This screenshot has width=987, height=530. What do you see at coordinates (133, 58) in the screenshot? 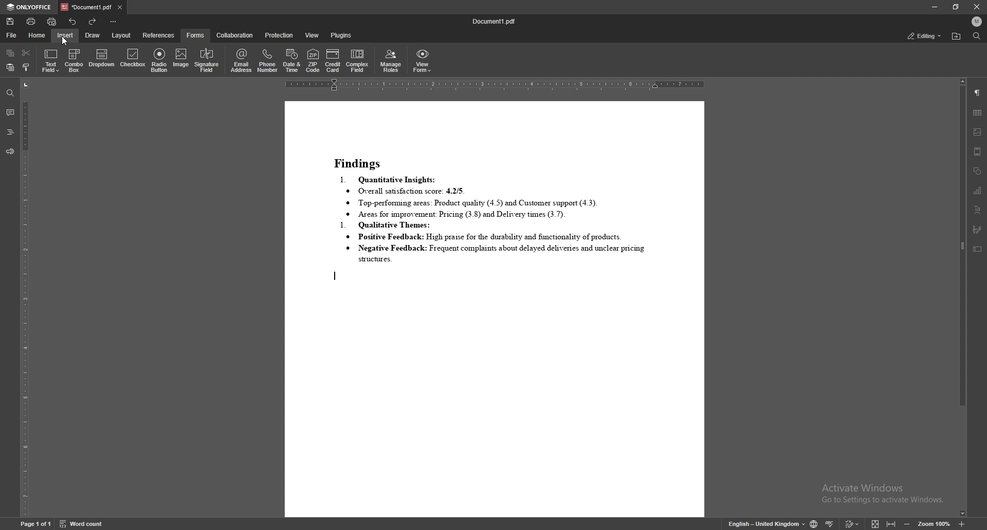
I see `checkbox` at bounding box center [133, 58].